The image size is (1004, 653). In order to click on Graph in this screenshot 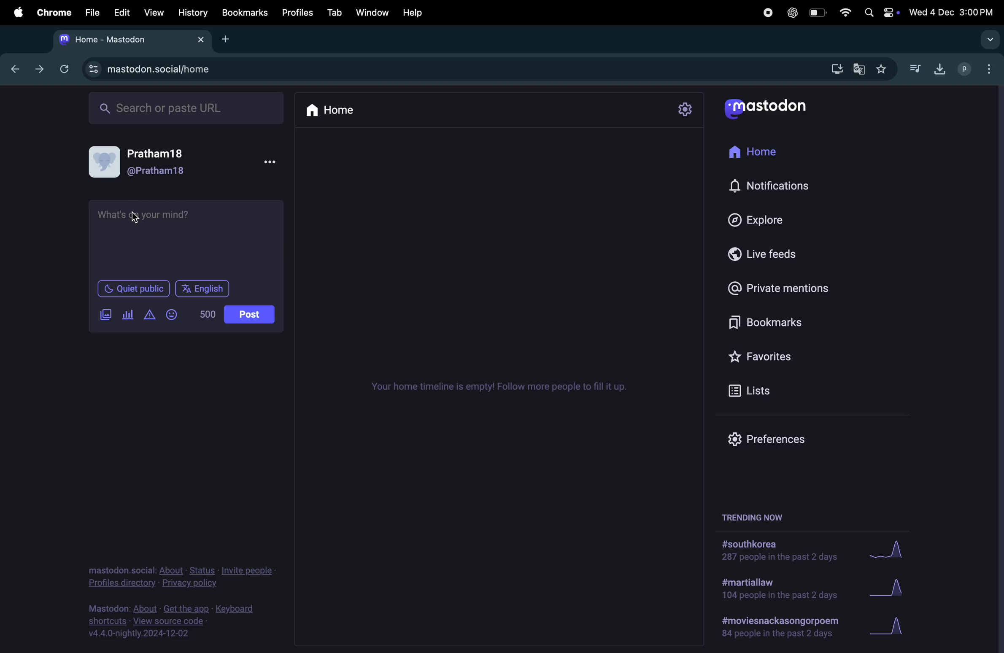, I will do `click(903, 584)`.